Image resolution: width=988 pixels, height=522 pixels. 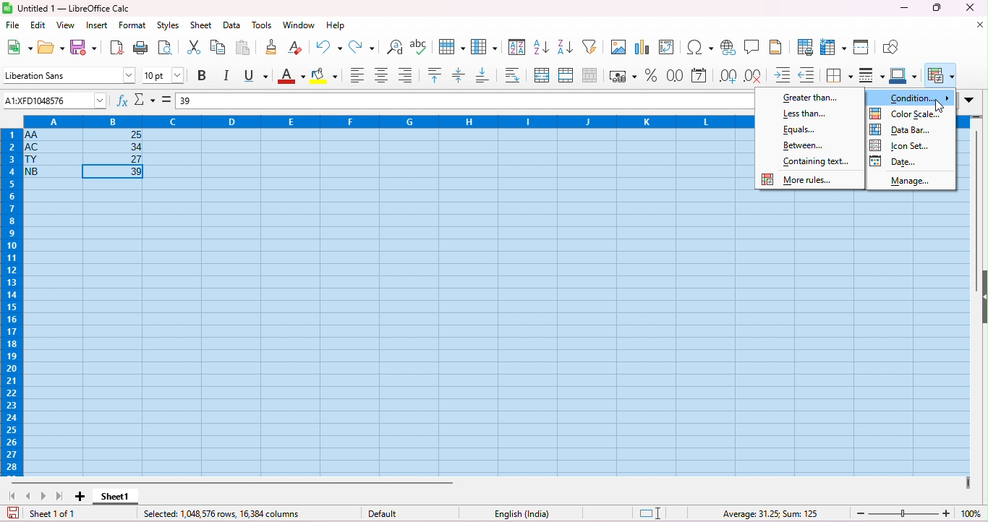 I want to click on zoom, so click(x=920, y=513).